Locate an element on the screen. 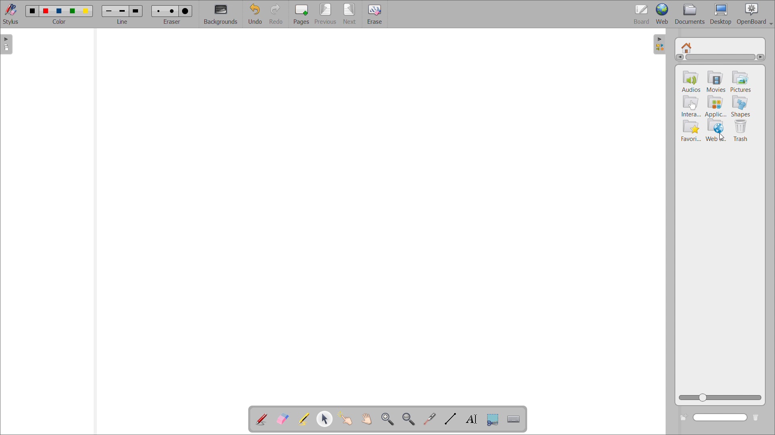  color is located at coordinates (60, 22).